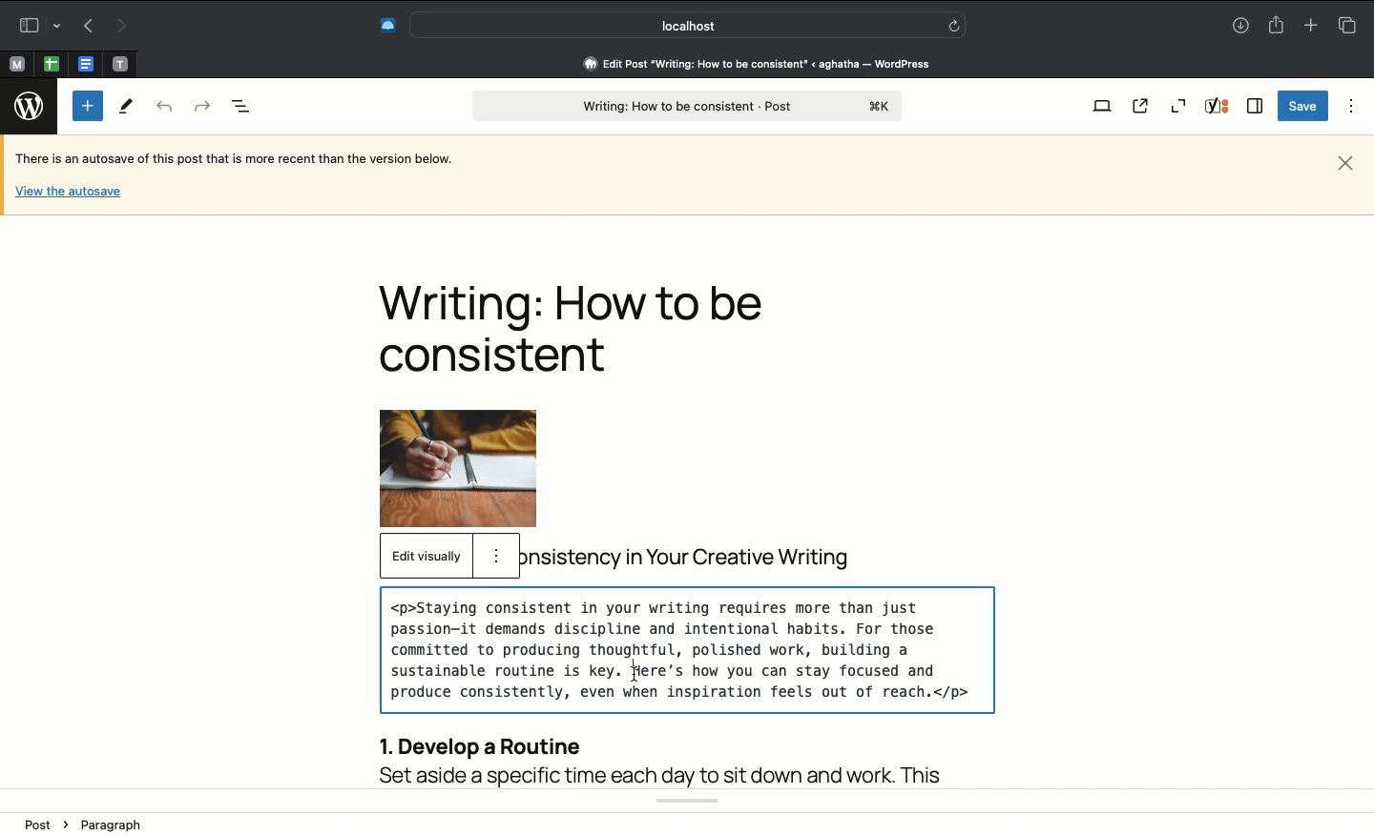  What do you see at coordinates (122, 61) in the screenshot?
I see `pinned tab` at bounding box center [122, 61].